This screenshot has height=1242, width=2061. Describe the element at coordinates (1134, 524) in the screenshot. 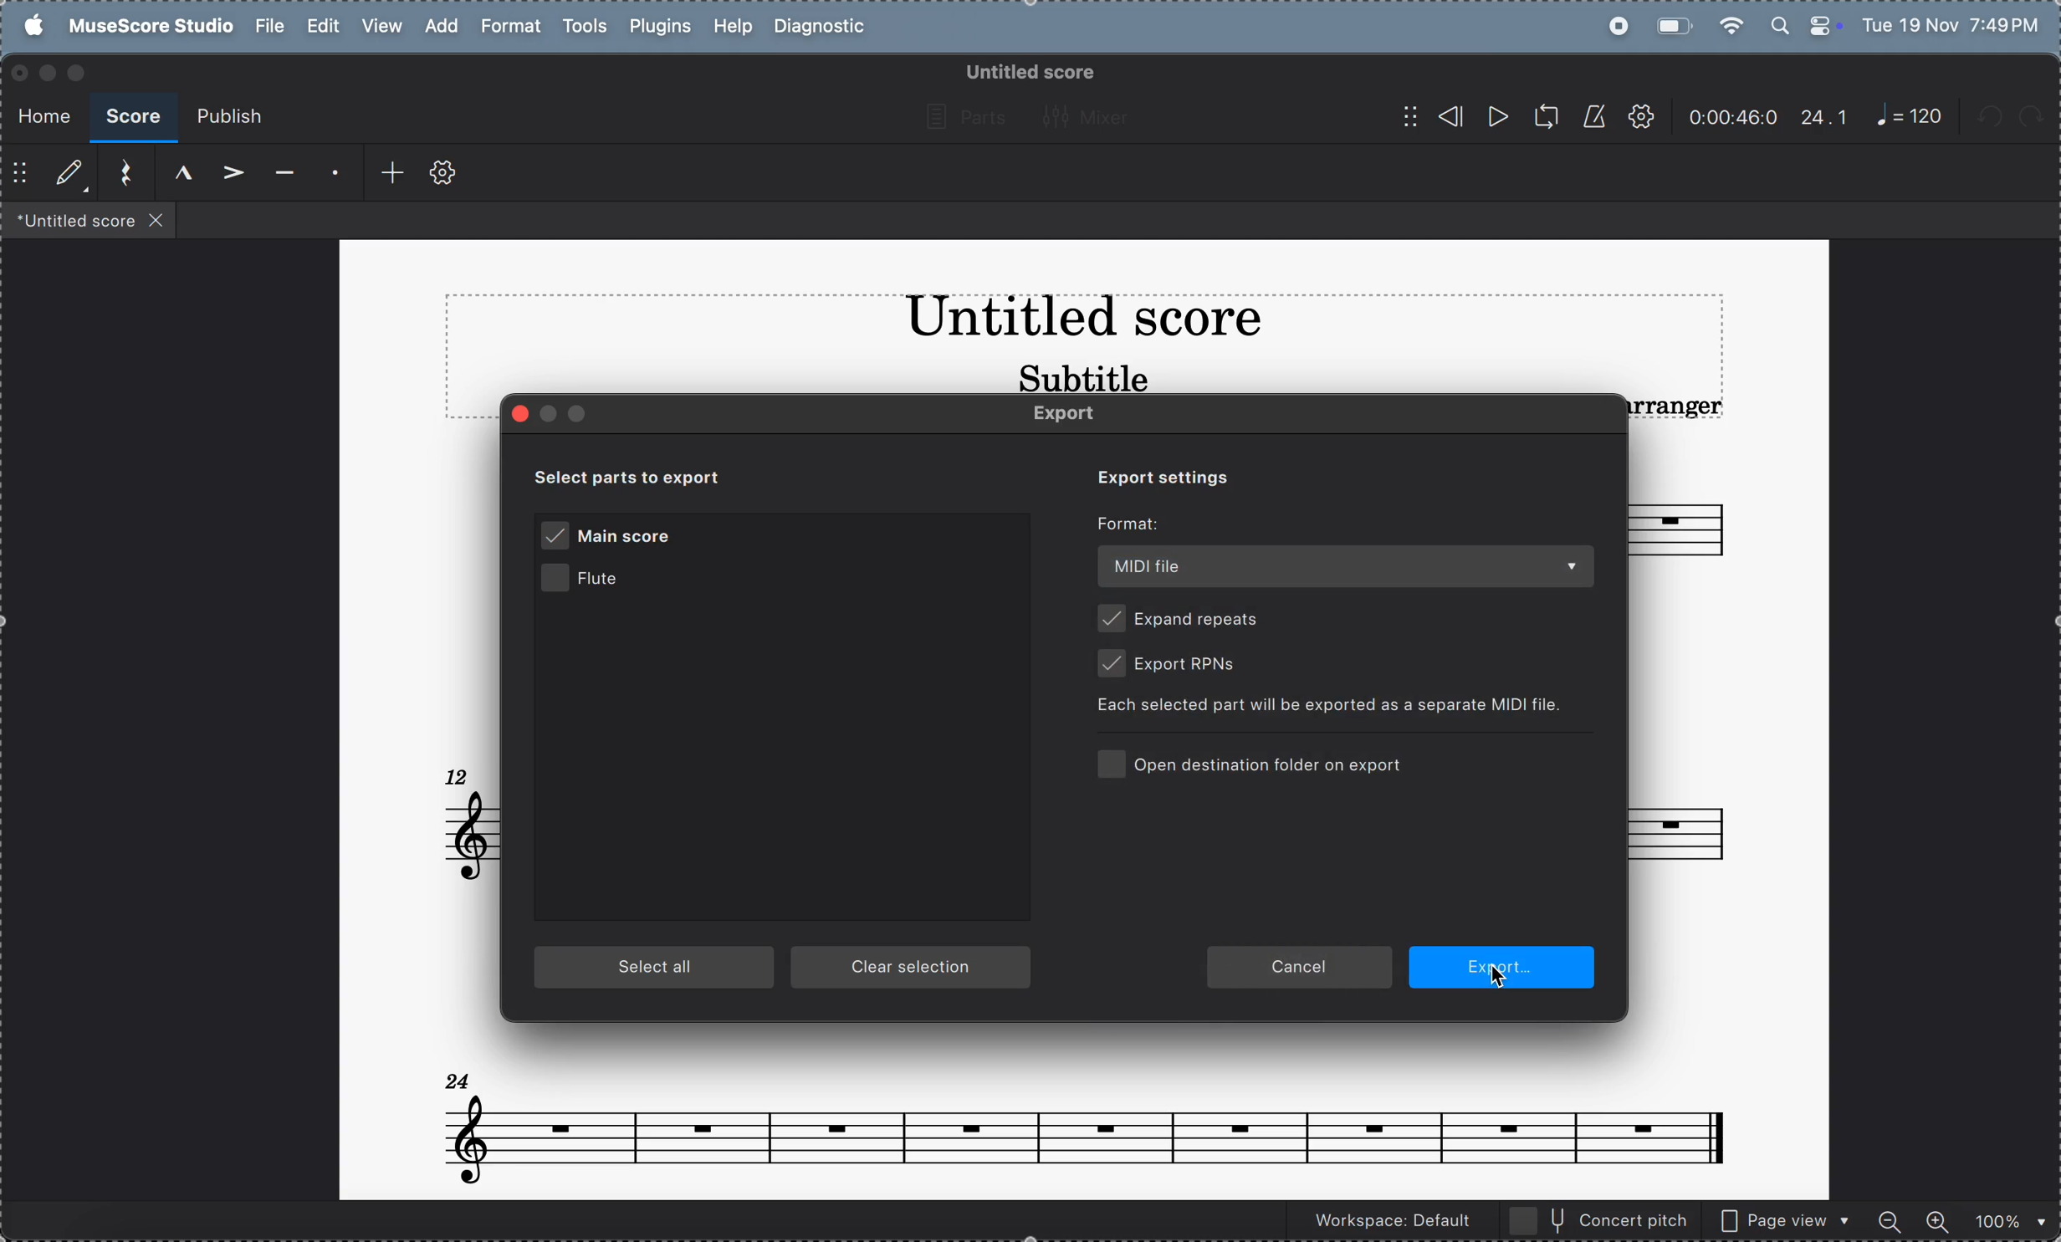

I see `Format` at that location.